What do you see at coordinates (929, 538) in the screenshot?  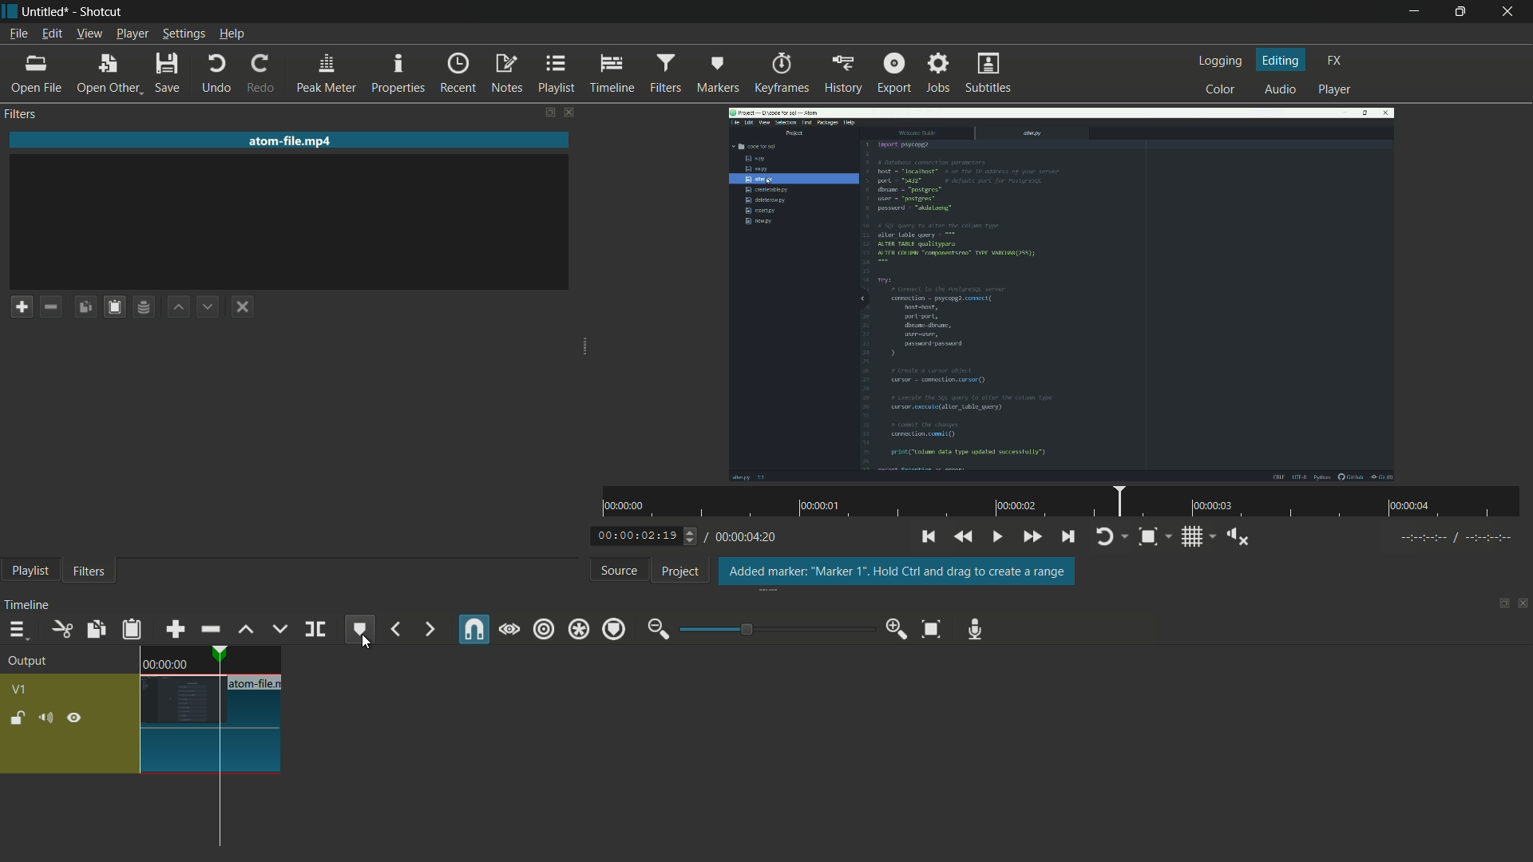 I see `skip to the previous point` at bounding box center [929, 538].